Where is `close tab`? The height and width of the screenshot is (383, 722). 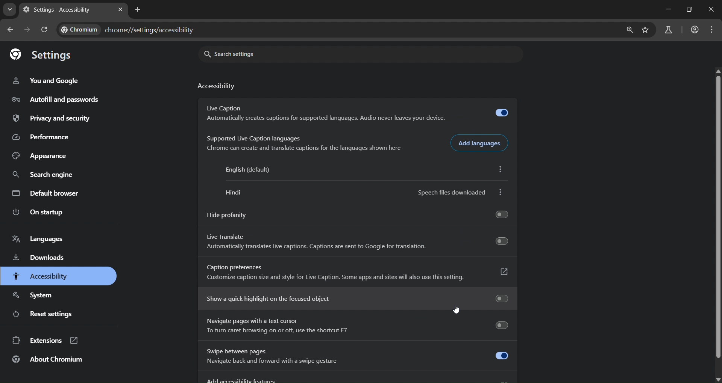 close tab is located at coordinates (120, 10).